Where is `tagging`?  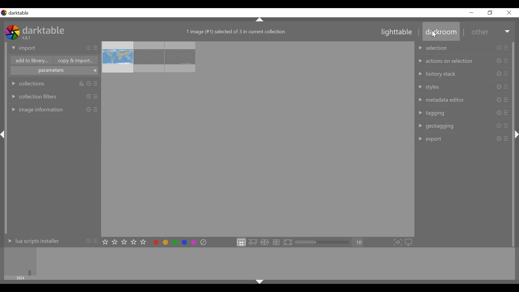 tagging is located at coordinates (463, 113).